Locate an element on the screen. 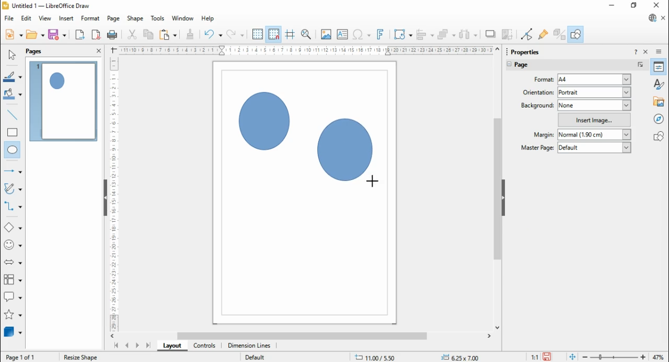 Image resolution: width=669 pixels, height=362 pixels. Resize shape is located at coordinates (80, 356).